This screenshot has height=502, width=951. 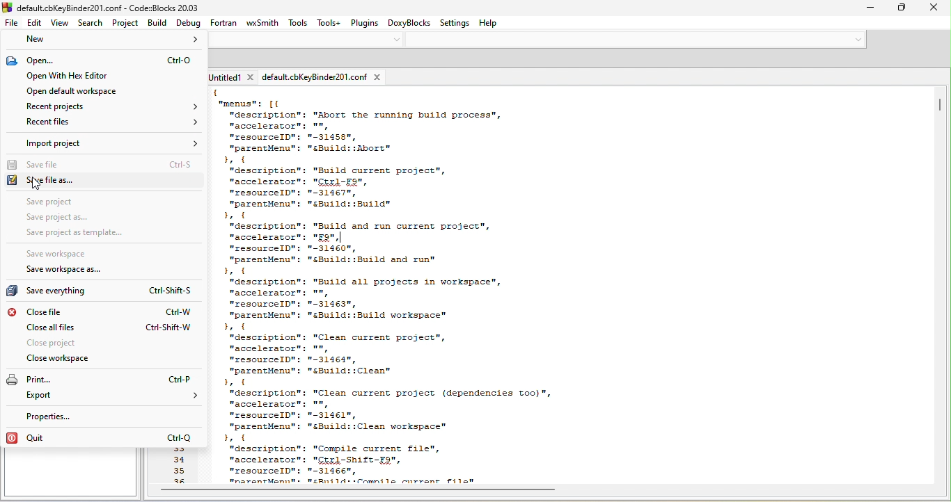 I want to click on debug, so click(x=190, y=23).